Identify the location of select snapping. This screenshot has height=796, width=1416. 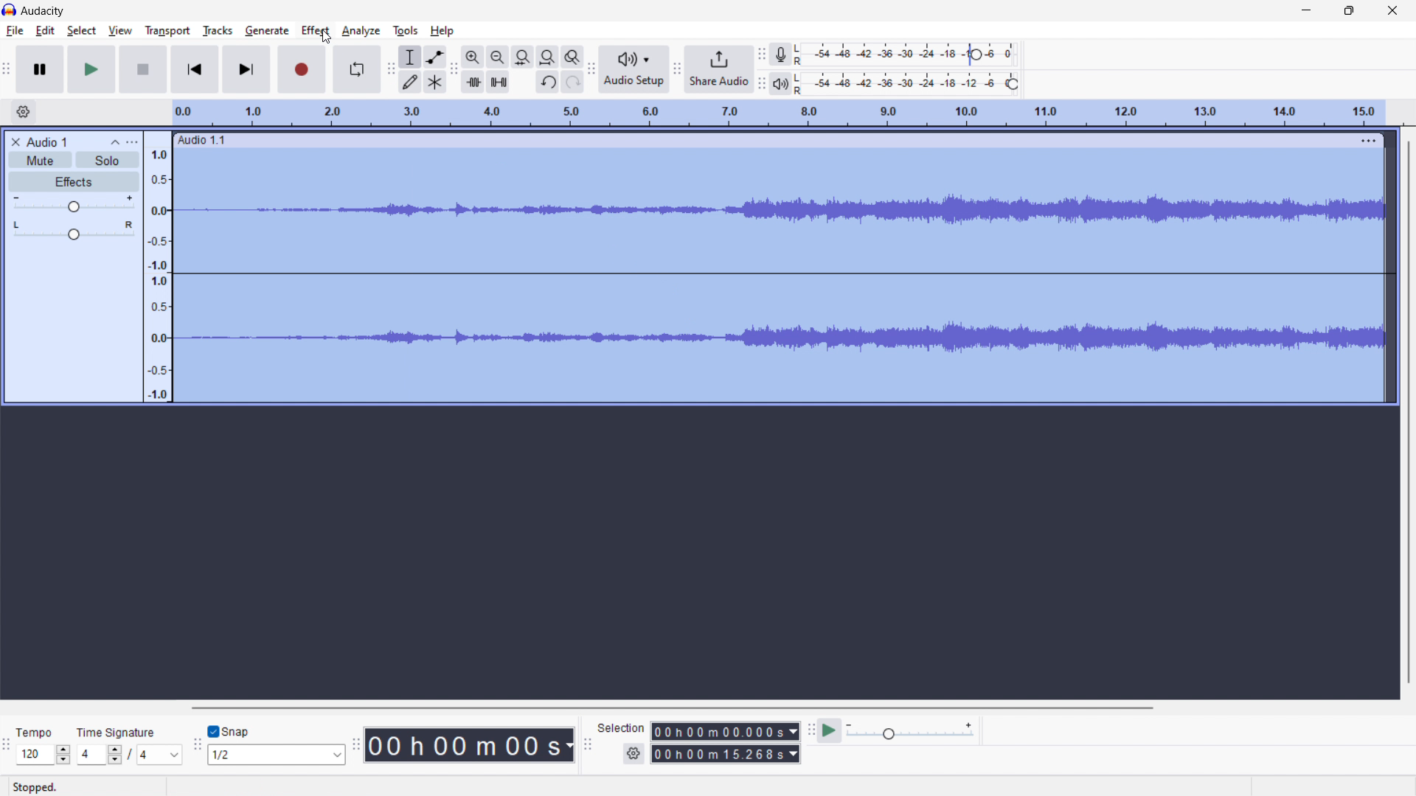
(275, 755).